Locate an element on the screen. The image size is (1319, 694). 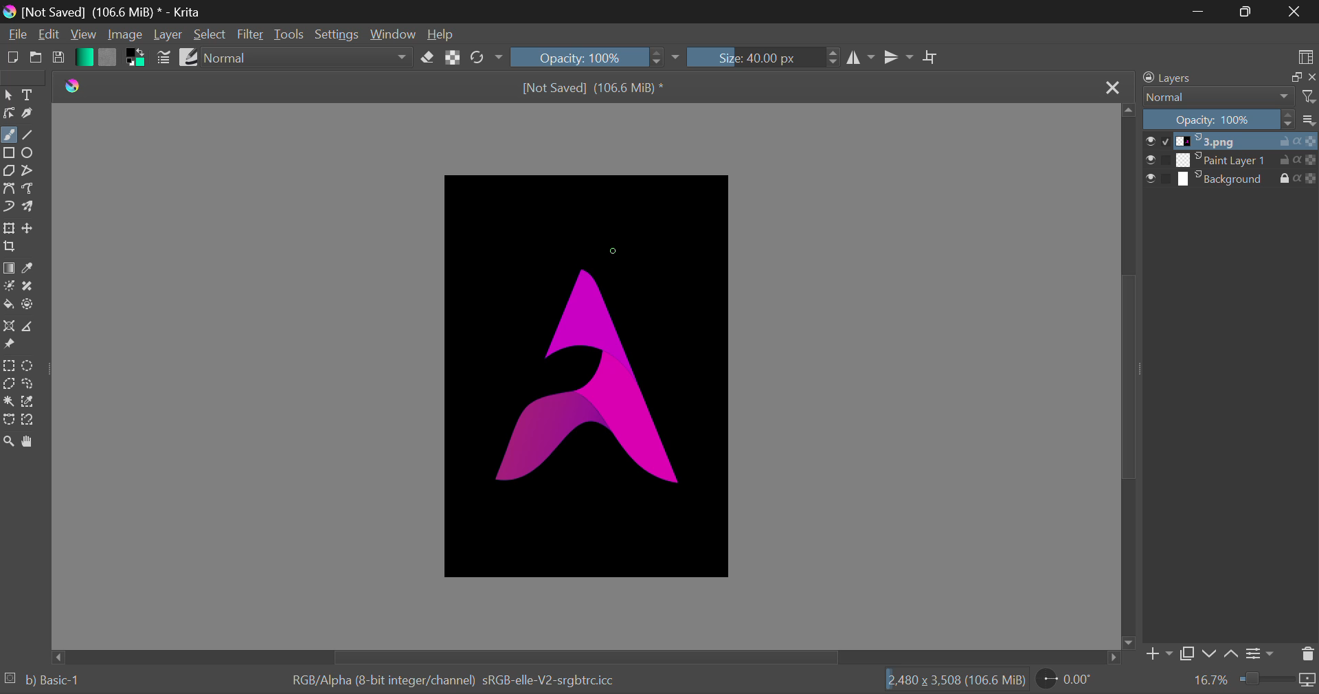
Calligraphic Tool is located at coordinates (29, 115).